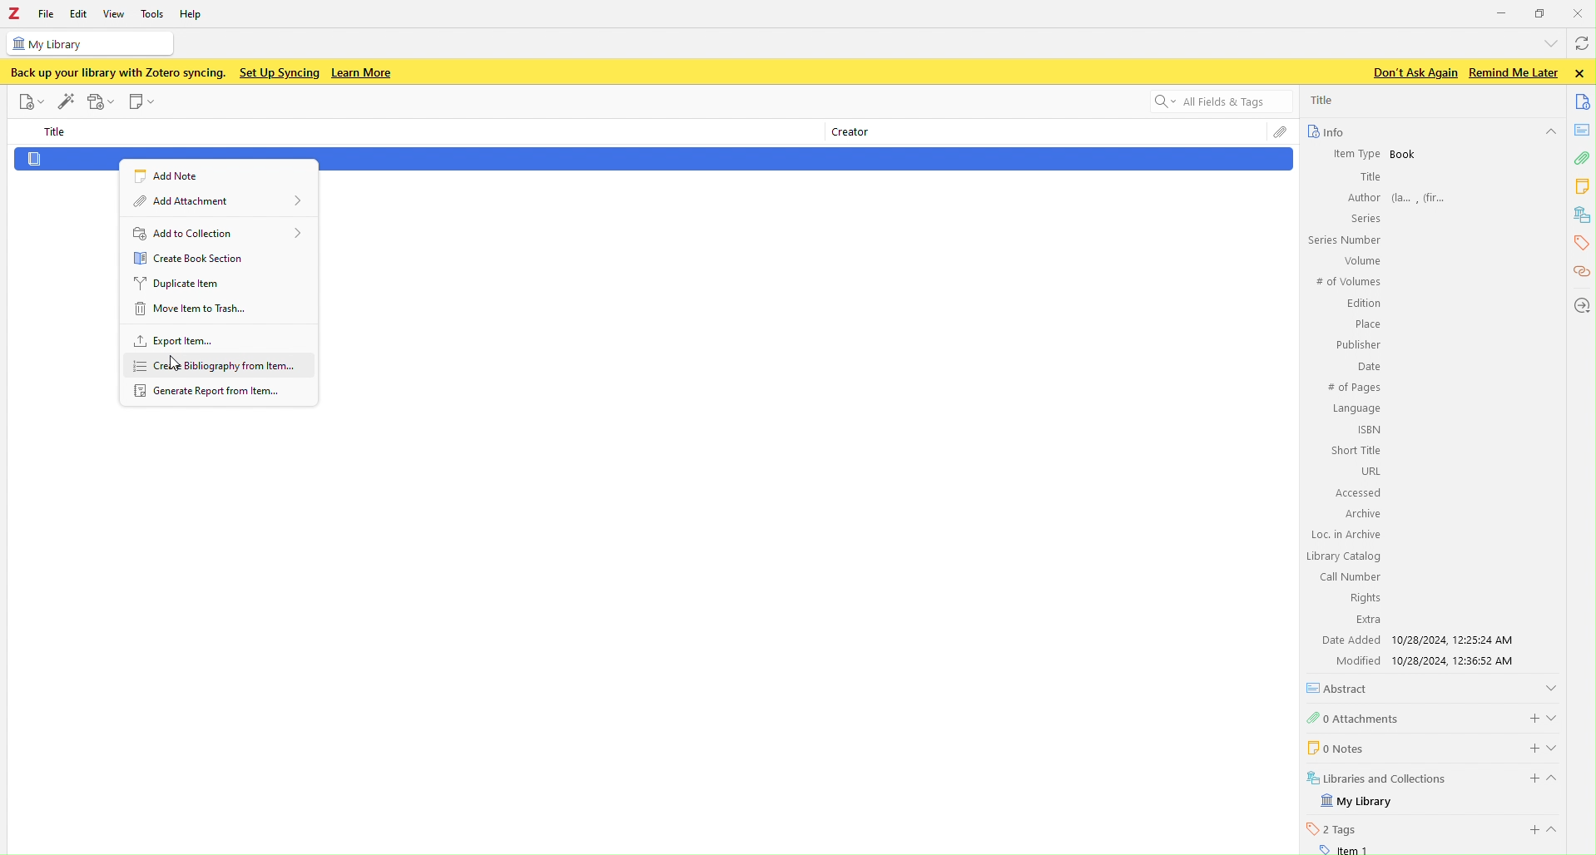 This screenshot has height=855, width=1596. Describe the element at coordinates (1584, 101) in the screenshot. I see `documents` at that location.